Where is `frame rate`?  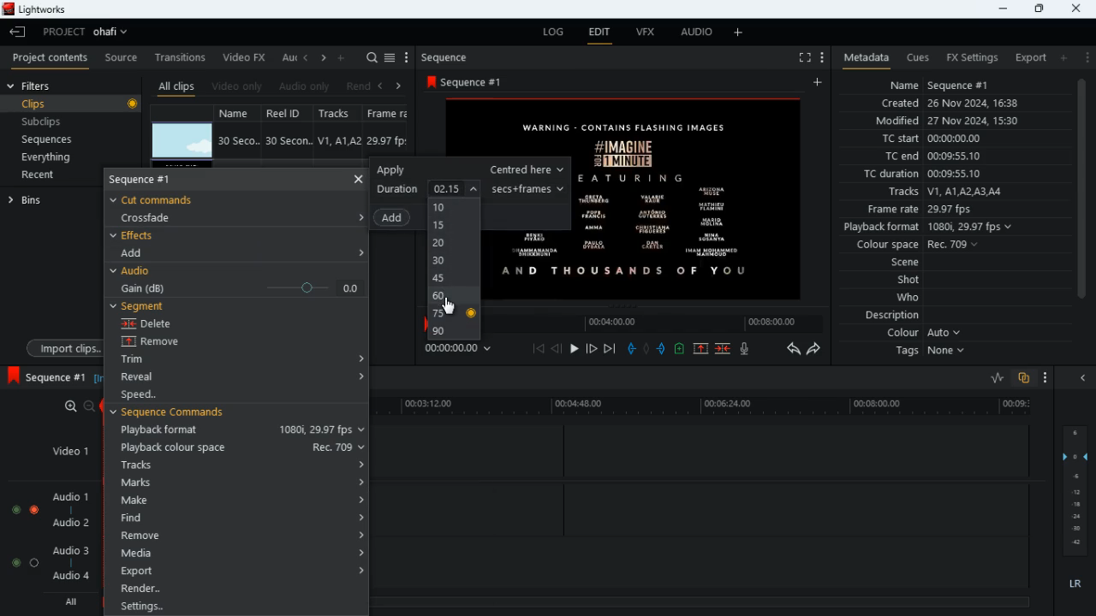
frame rate is located at coordinates (945, 210).